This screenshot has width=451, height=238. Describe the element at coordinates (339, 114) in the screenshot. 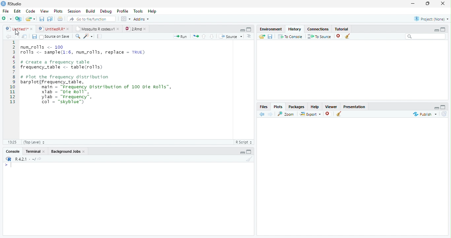

I see `Clear` at that location.